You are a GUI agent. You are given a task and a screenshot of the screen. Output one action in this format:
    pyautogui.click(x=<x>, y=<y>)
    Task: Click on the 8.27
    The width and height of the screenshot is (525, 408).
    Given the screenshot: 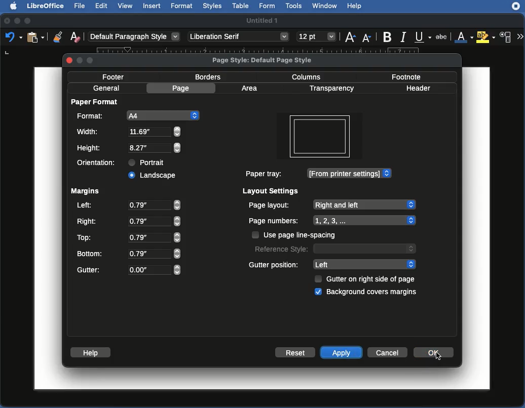 What is the action you would take?
    pyautogui.click(x=156, y=132)
    